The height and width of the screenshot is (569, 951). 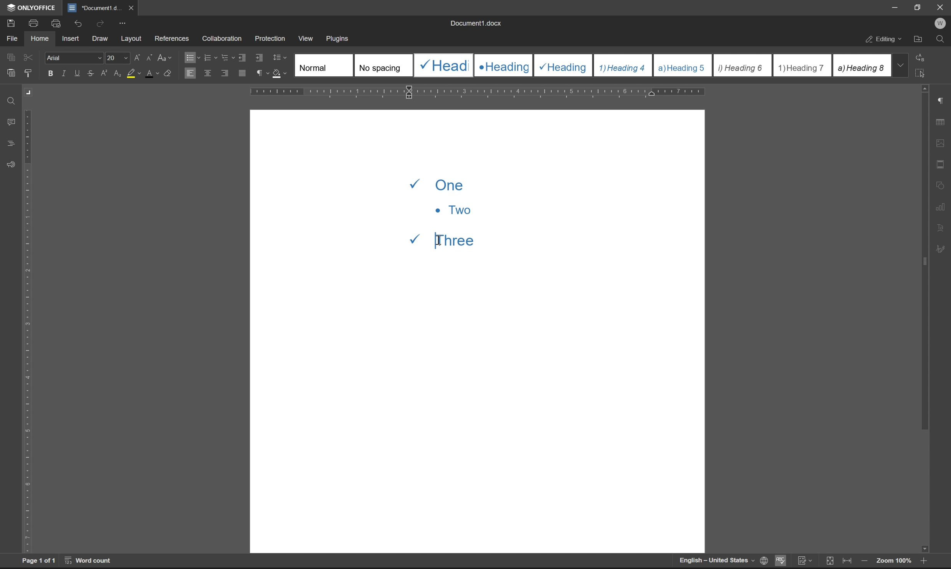 I want to click on Line spacing, so click(x=283, y=58).